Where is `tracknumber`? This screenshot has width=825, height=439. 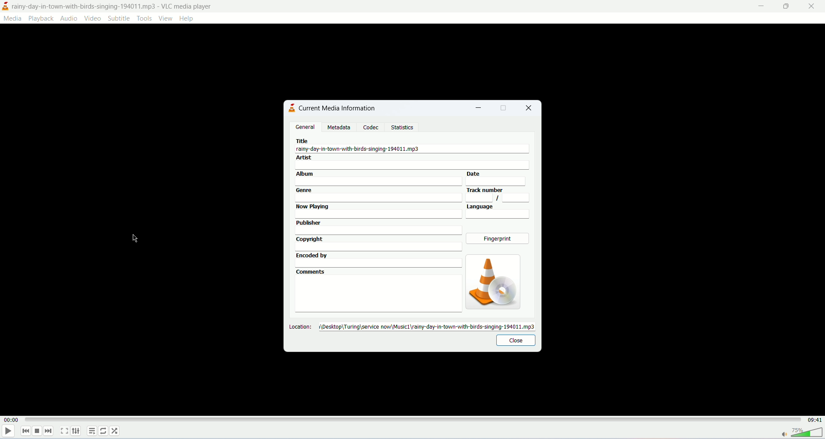
tracknumber is located at coordinates (499, 195).